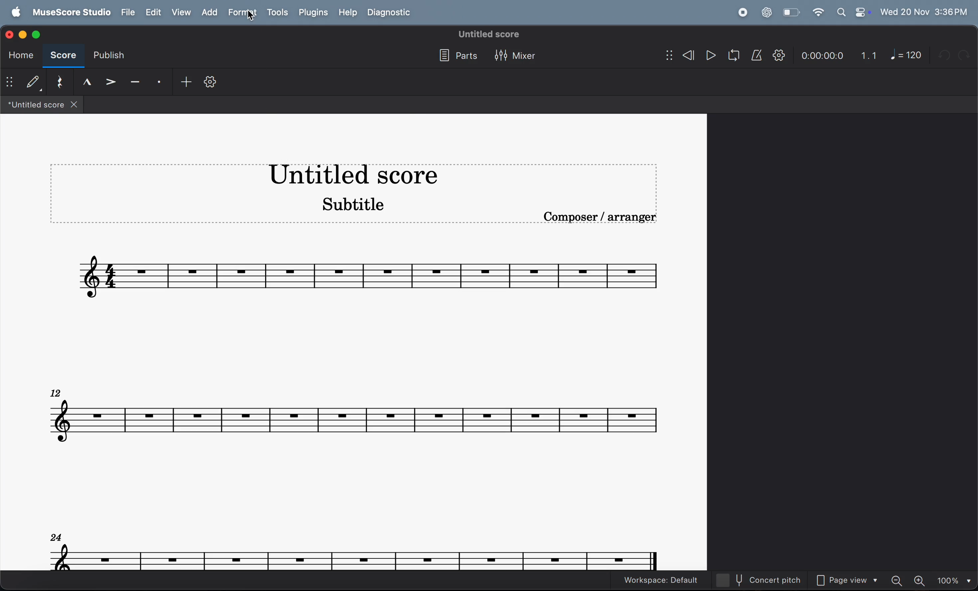 This screenshot has height=591, width=978. I want to click on concert pitch, so click(764, 580).